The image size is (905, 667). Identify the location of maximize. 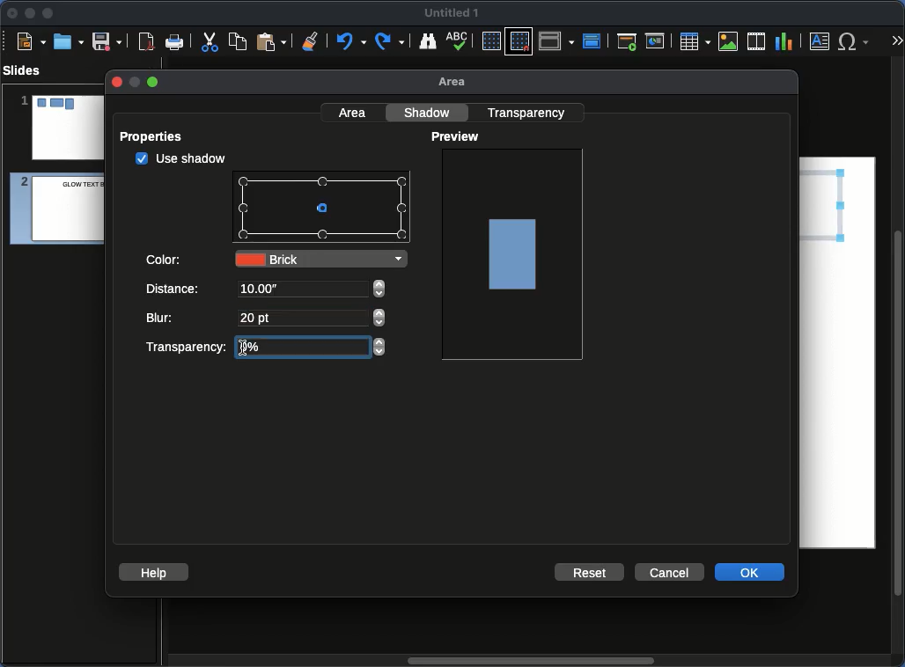
(154, 83).